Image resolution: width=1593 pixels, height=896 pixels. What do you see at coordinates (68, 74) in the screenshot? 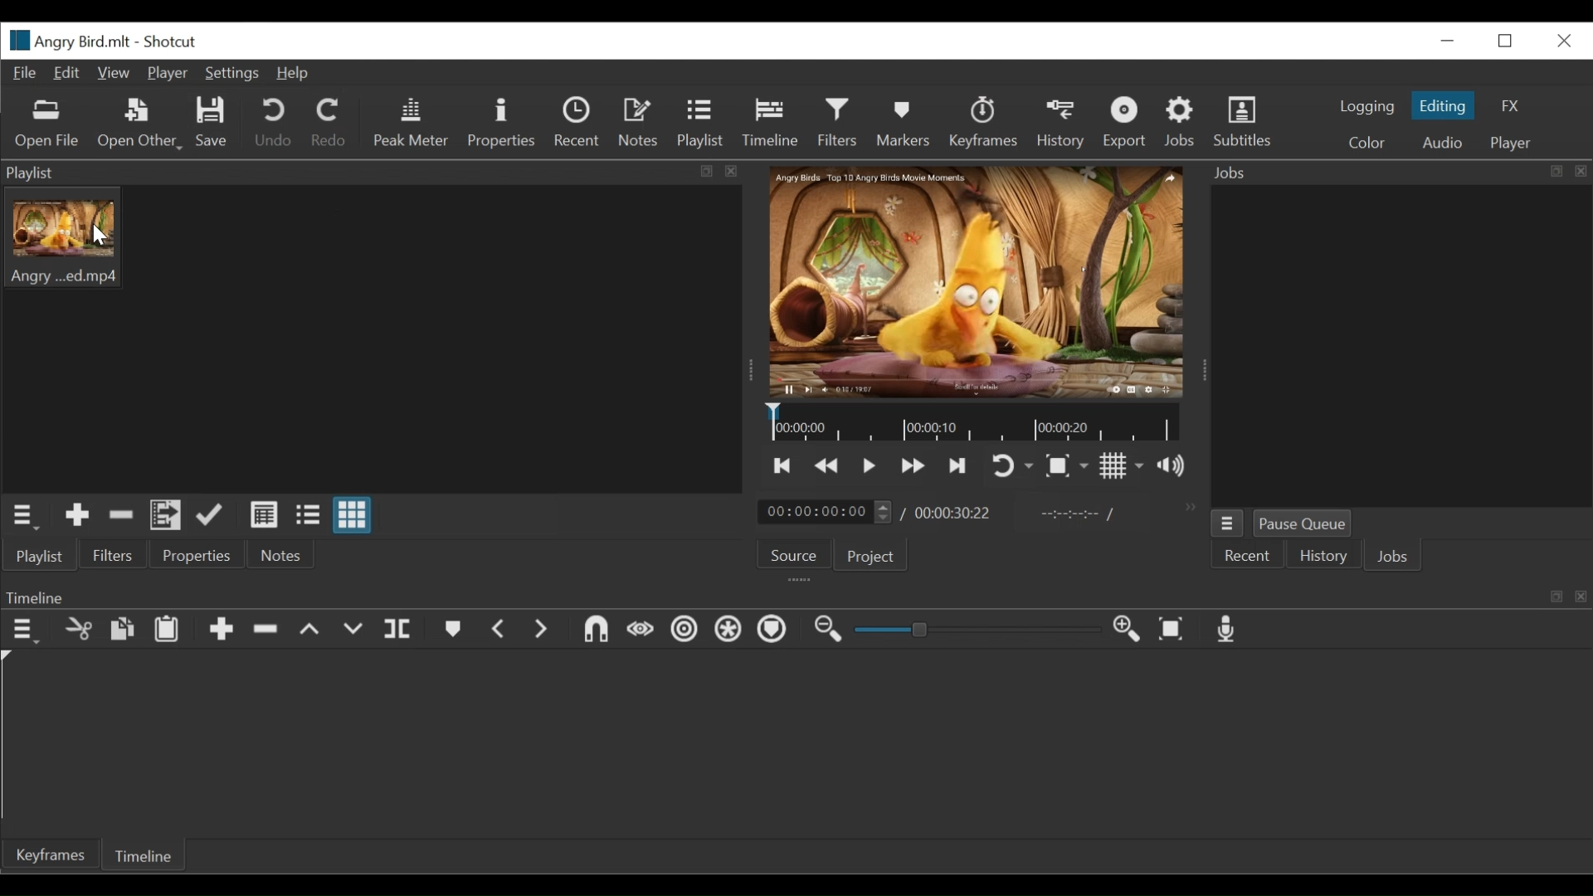
I see `Edit` at bounding box center [68, 74].